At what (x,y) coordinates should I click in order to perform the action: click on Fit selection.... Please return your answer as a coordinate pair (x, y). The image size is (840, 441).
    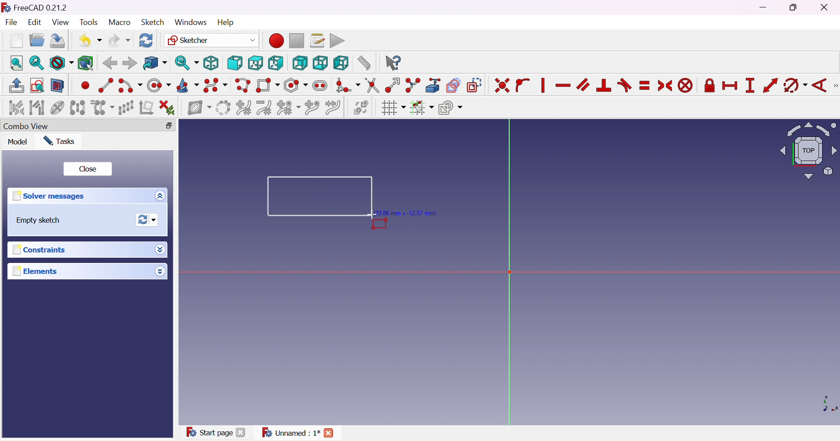
    Looking at the image, I should click on (37, 63).